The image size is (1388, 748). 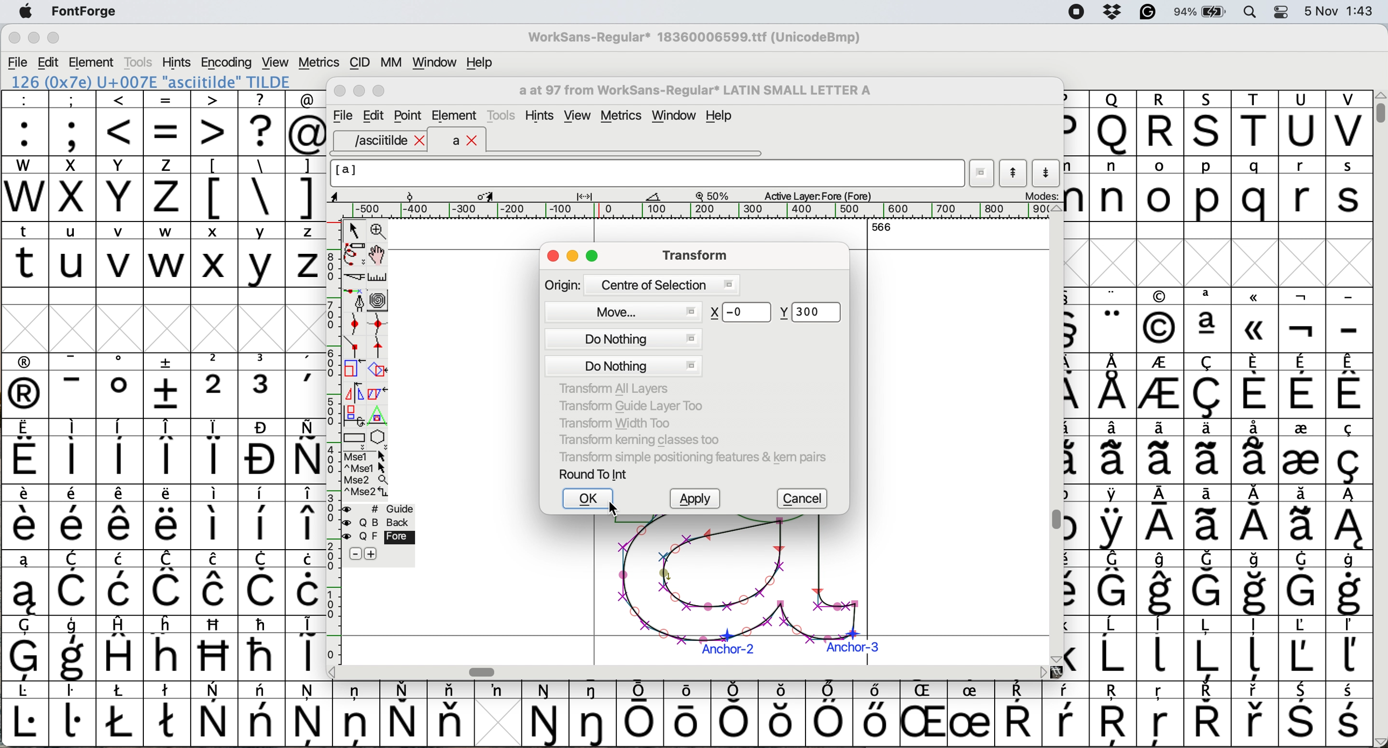 What do you see at coordinates (1210, 386) in the screenshot?
I see `symbol` at bounding box center [1210, 386].